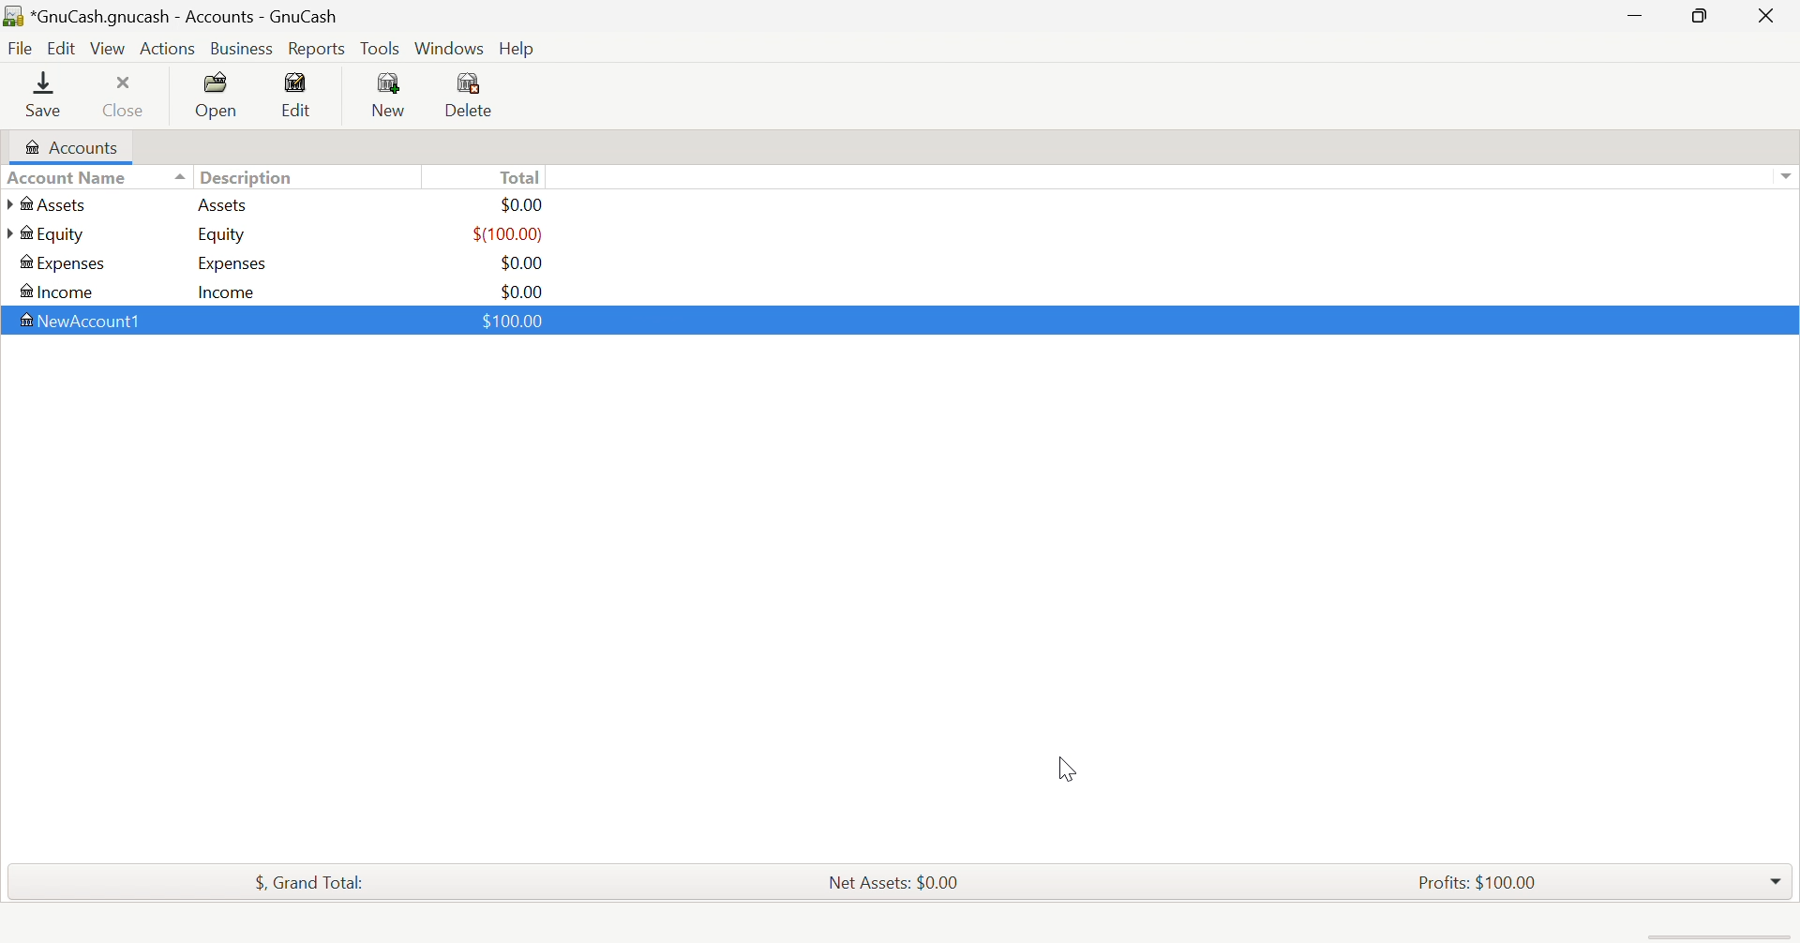  Describe the element at coordinates (230, 205) in the screenshot. I see `Assets` at that location.